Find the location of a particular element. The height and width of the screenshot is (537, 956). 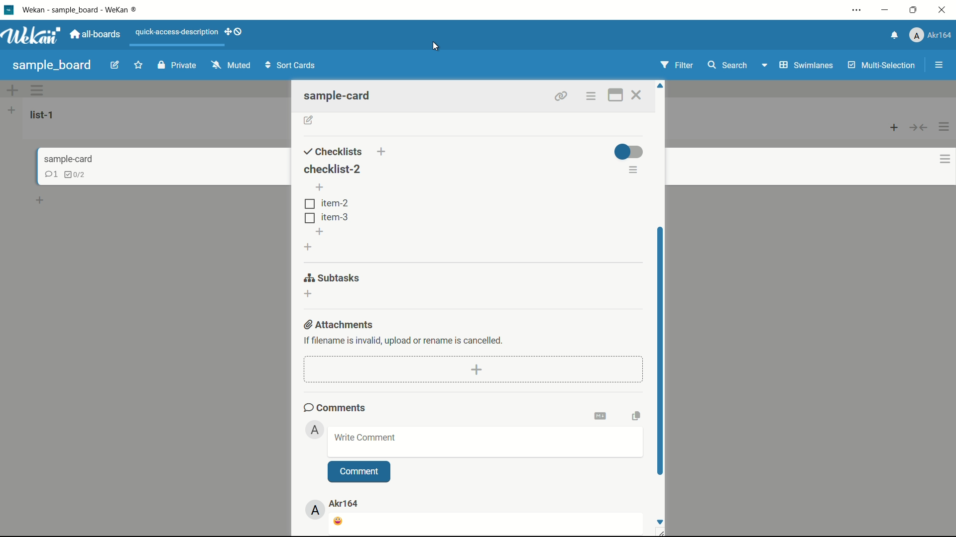

comments is located at coordinates (335, 407).